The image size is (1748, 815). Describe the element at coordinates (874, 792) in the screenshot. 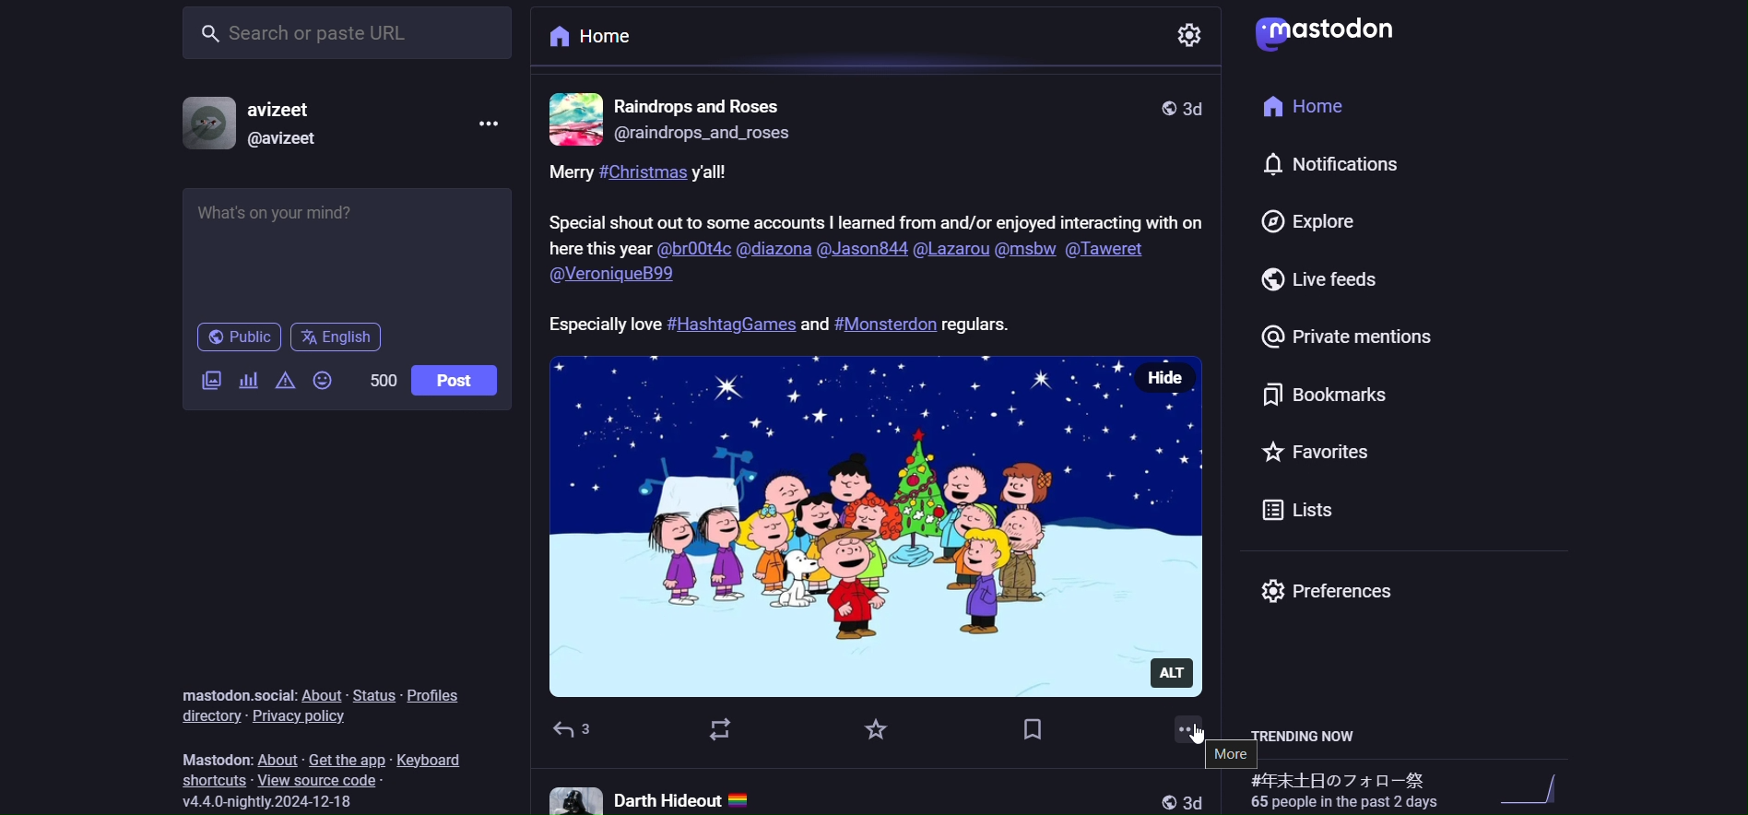

I see `other post` at that location.